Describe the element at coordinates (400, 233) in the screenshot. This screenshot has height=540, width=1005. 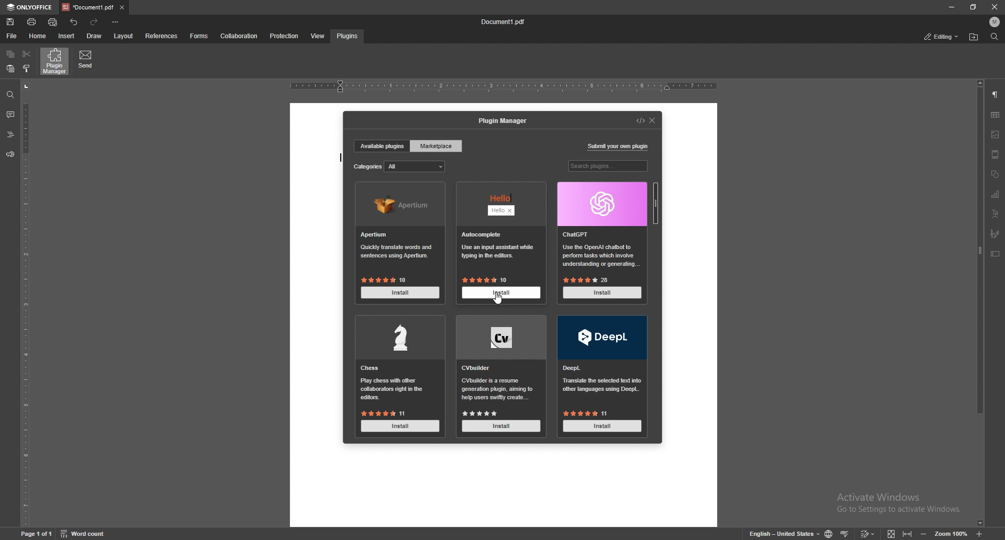
I see `apertium` at that location.